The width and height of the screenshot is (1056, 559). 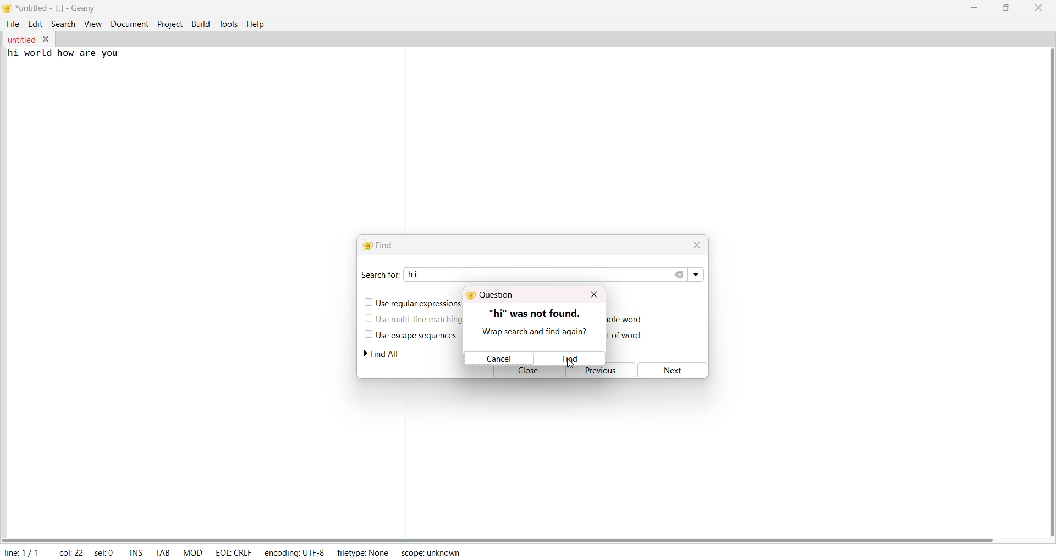 I want to click on close , so click(x=50, y=38).